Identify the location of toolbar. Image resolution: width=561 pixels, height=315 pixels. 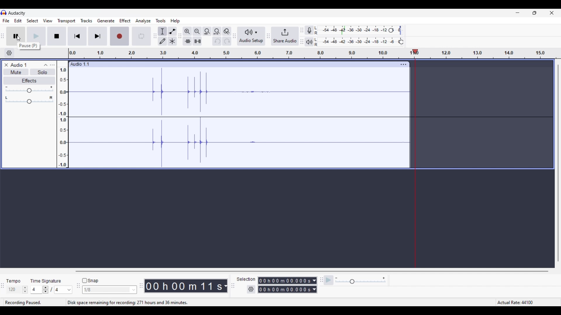
(4, 286).